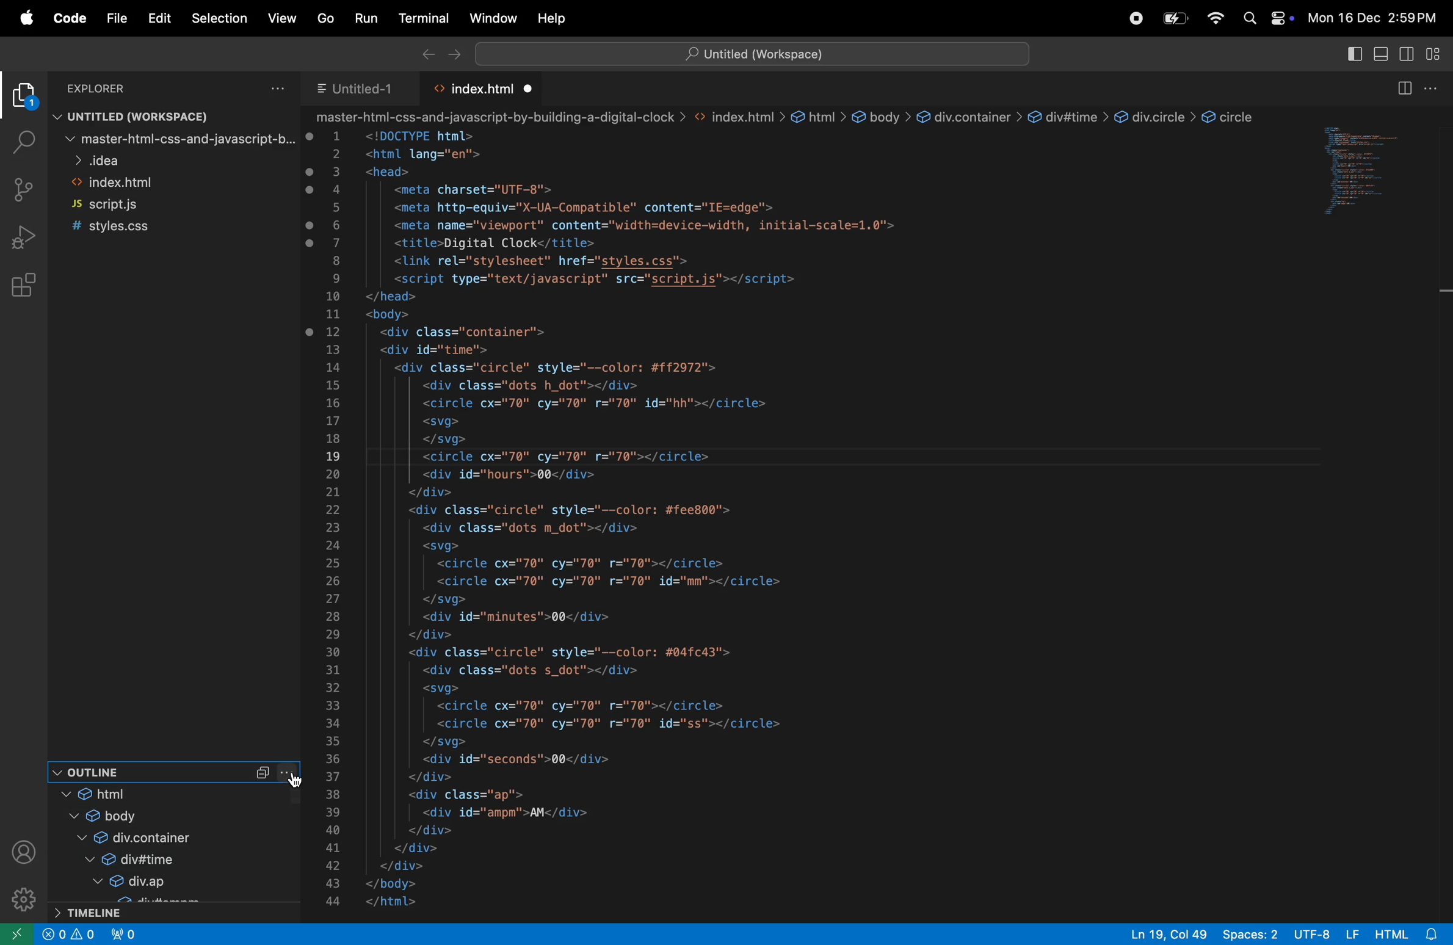  What do you see at coordinates (1281, 20) in the screenshot?
I see `apple widgets` at bounding box center [1281, 20].